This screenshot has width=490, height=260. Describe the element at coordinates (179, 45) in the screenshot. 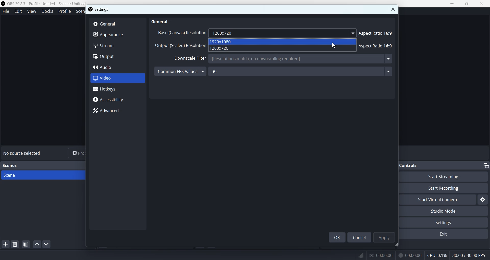

I see `Output (Scaled) Resolution` at that location.